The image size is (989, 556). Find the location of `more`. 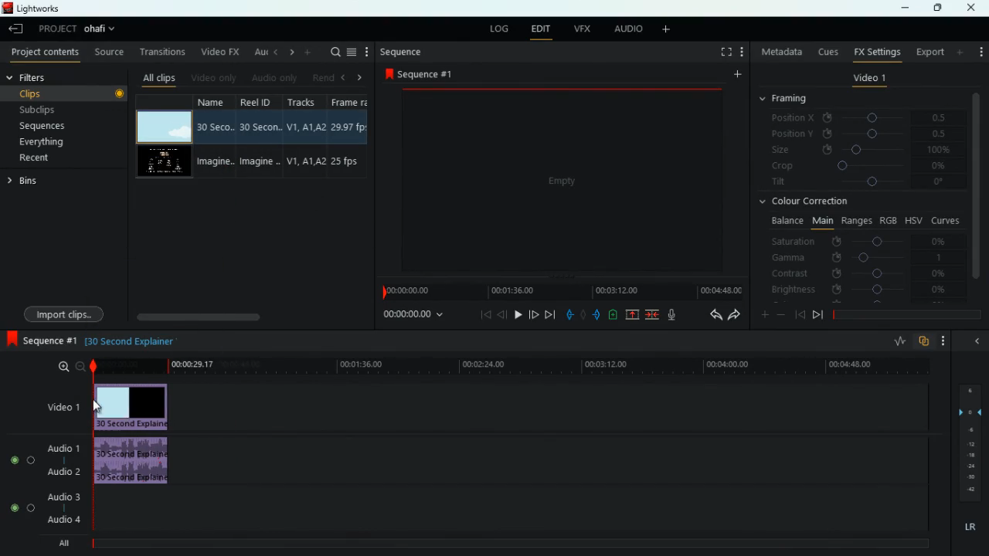

more is located at coordinates (369, 51).